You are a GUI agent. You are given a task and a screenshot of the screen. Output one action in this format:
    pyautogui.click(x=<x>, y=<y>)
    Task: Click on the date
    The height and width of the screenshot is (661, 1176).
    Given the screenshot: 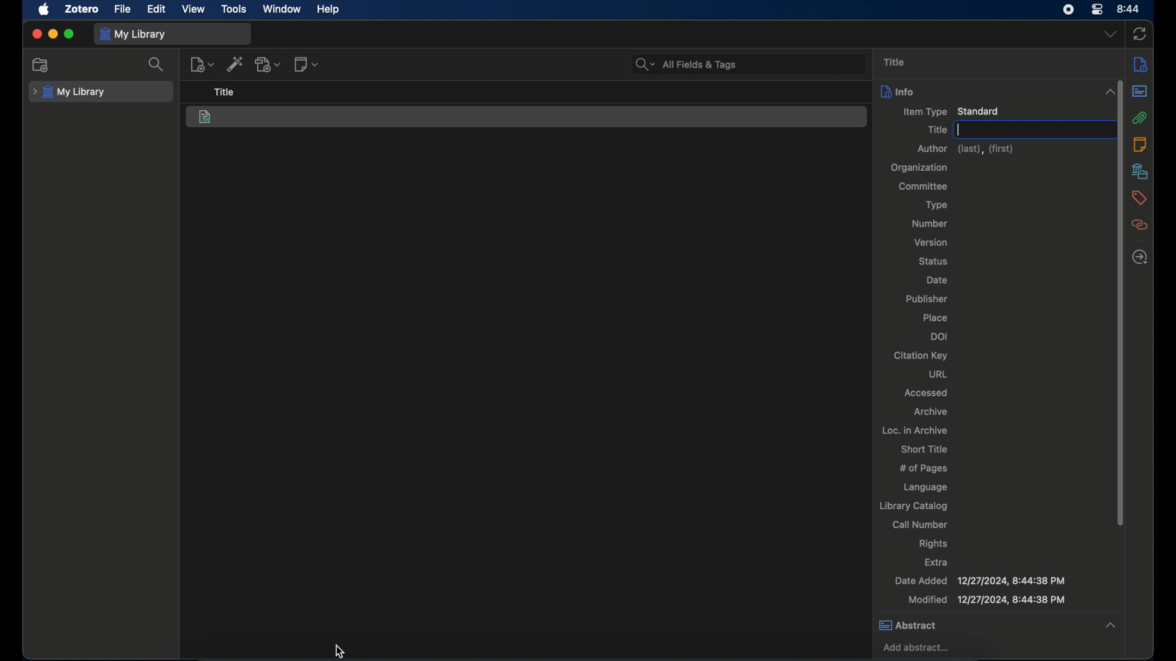 What is the action you would take?
    pyautogui.click(x=935, y=280)
    